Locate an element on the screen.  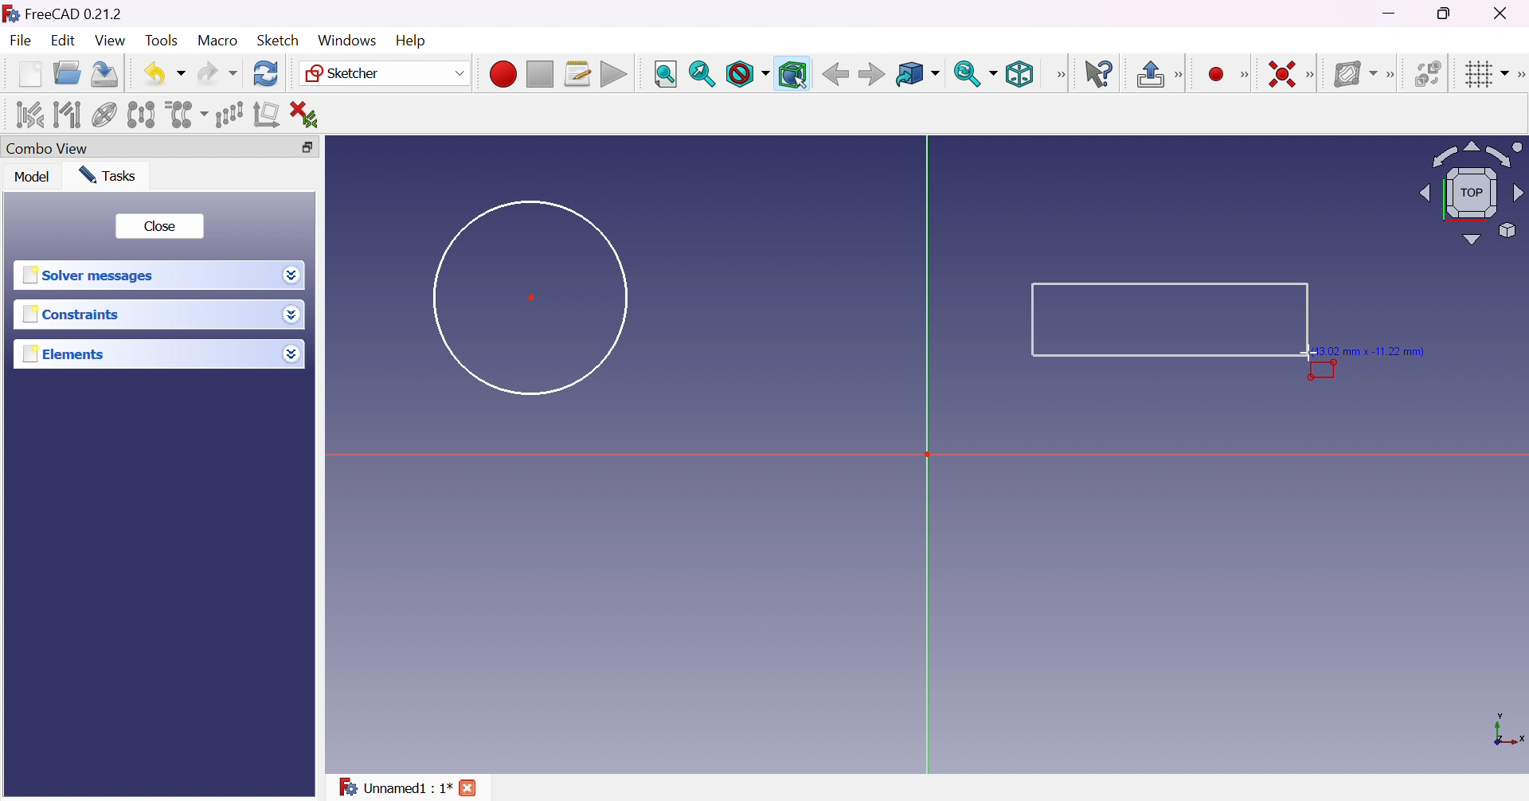
x, y axis is located at coordinates (1507, 731).